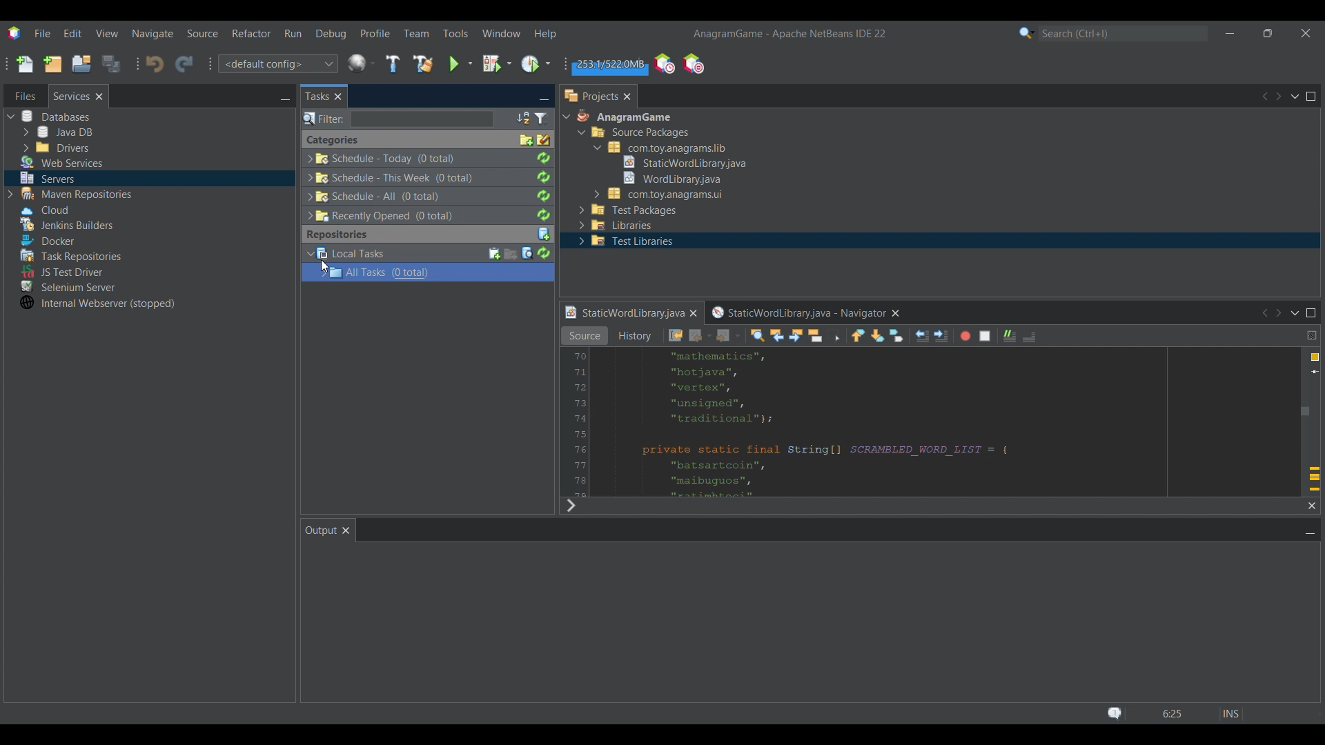 The image size is (1325, 745). Describe the element at coordinates (59, 132) in the screenshot. I see `` at that location.